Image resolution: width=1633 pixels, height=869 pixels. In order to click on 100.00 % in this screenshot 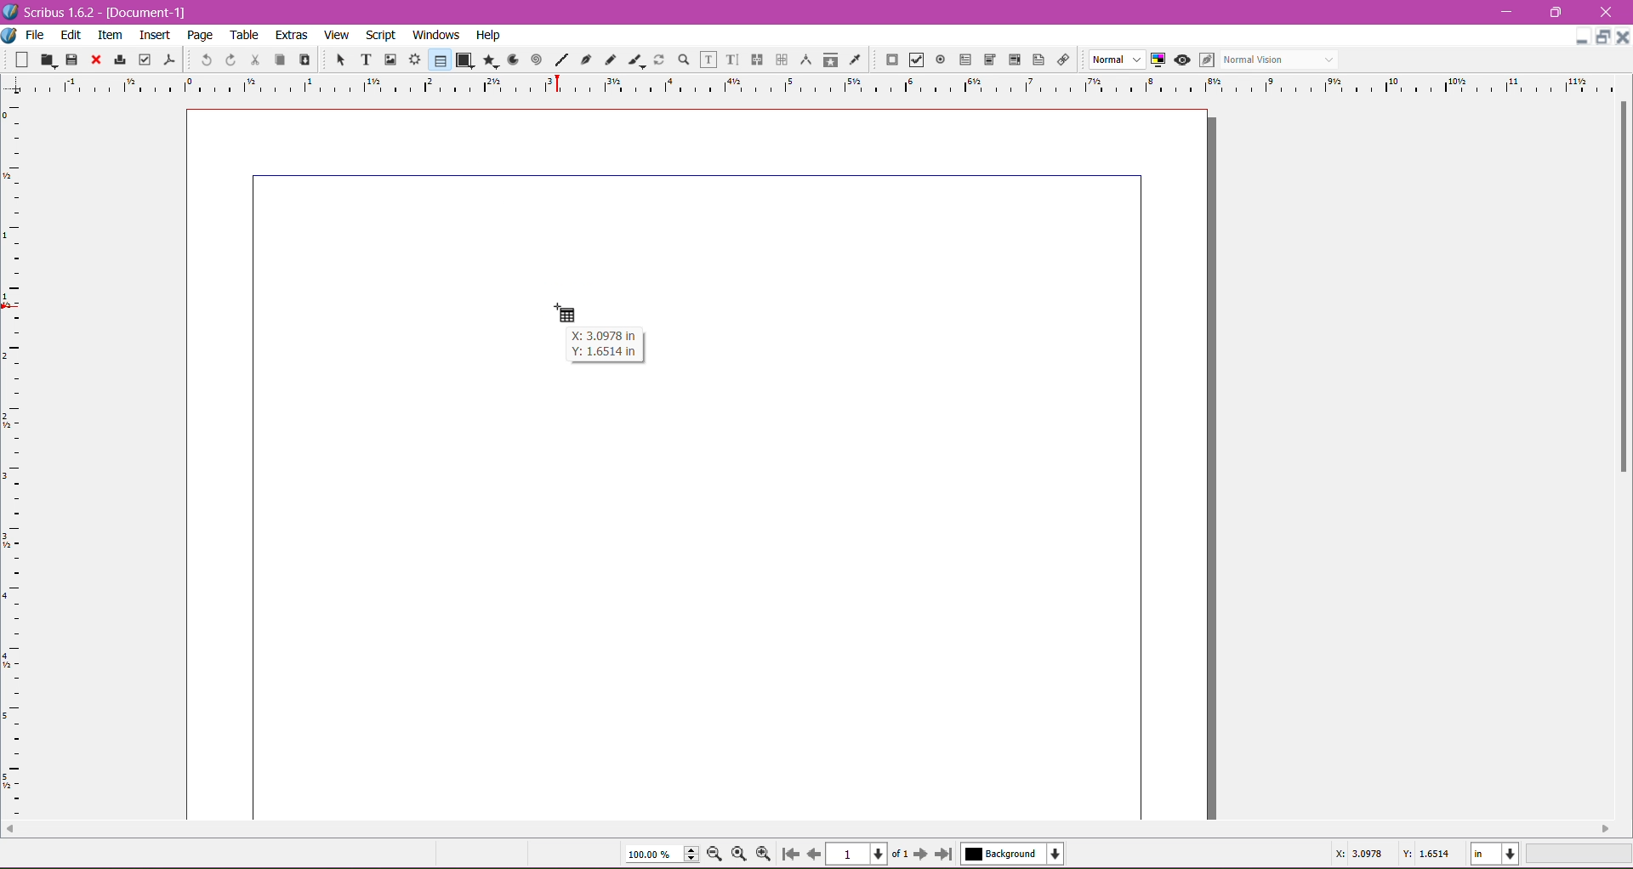, I will do `click(662, 855)`.